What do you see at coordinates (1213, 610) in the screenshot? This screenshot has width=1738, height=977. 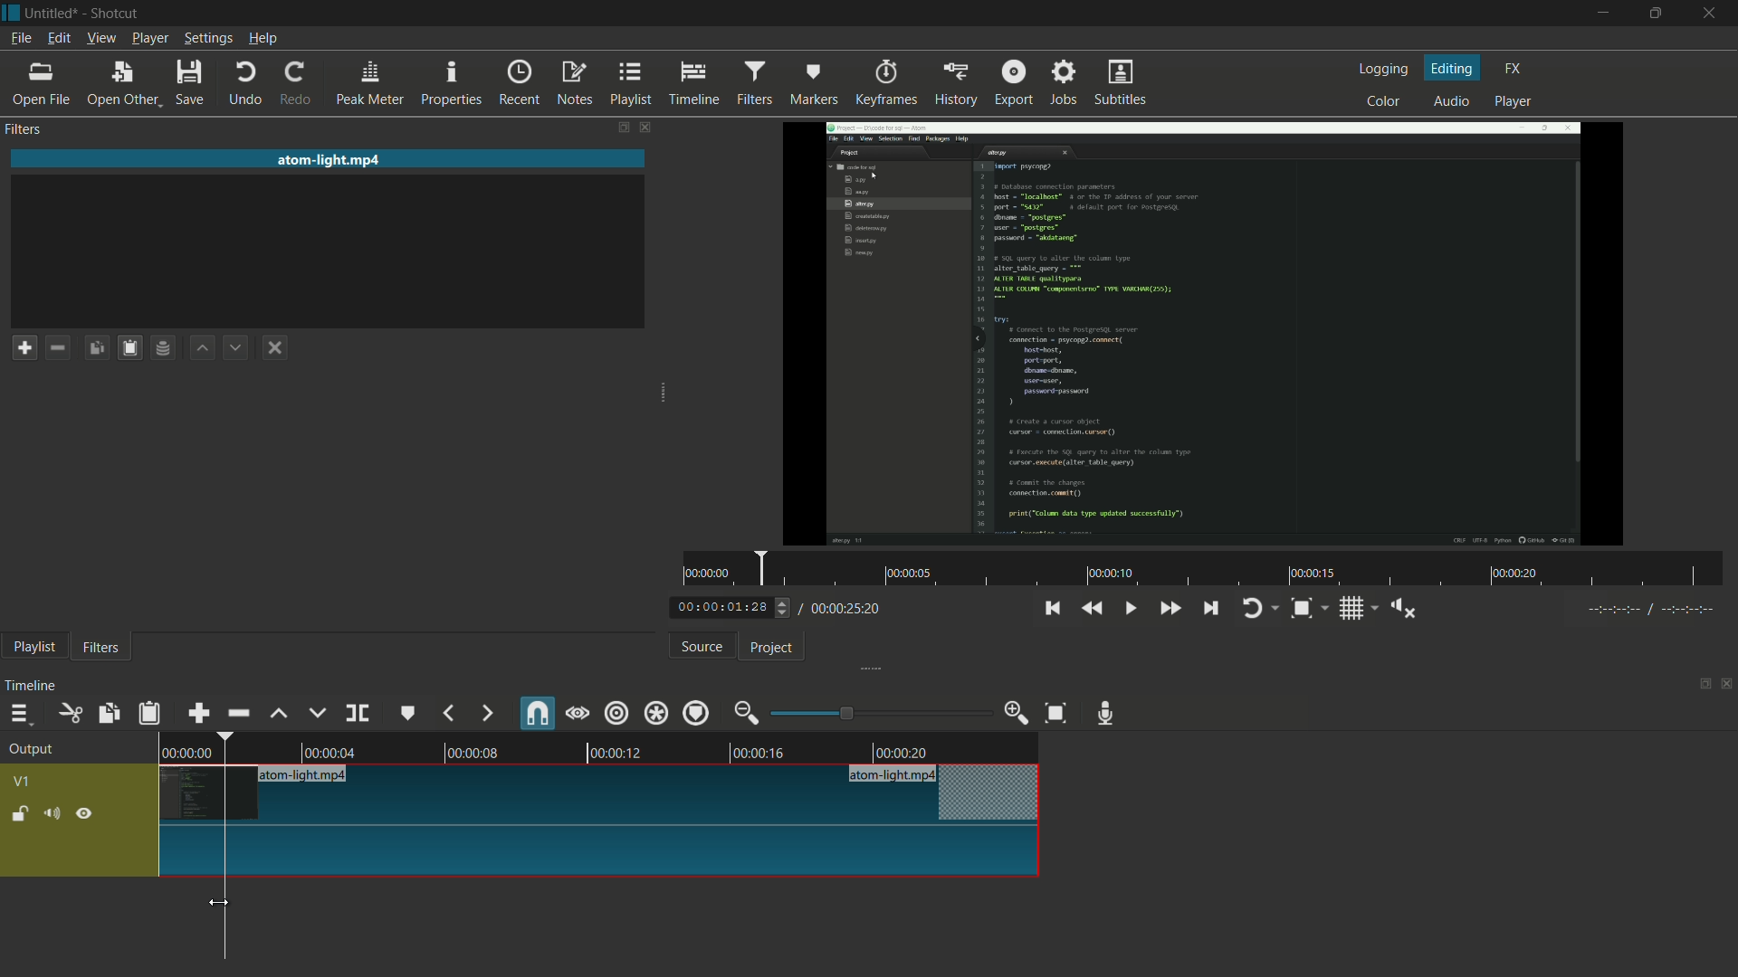 I see `skip to the next point` at bounding box center [1213, 610].